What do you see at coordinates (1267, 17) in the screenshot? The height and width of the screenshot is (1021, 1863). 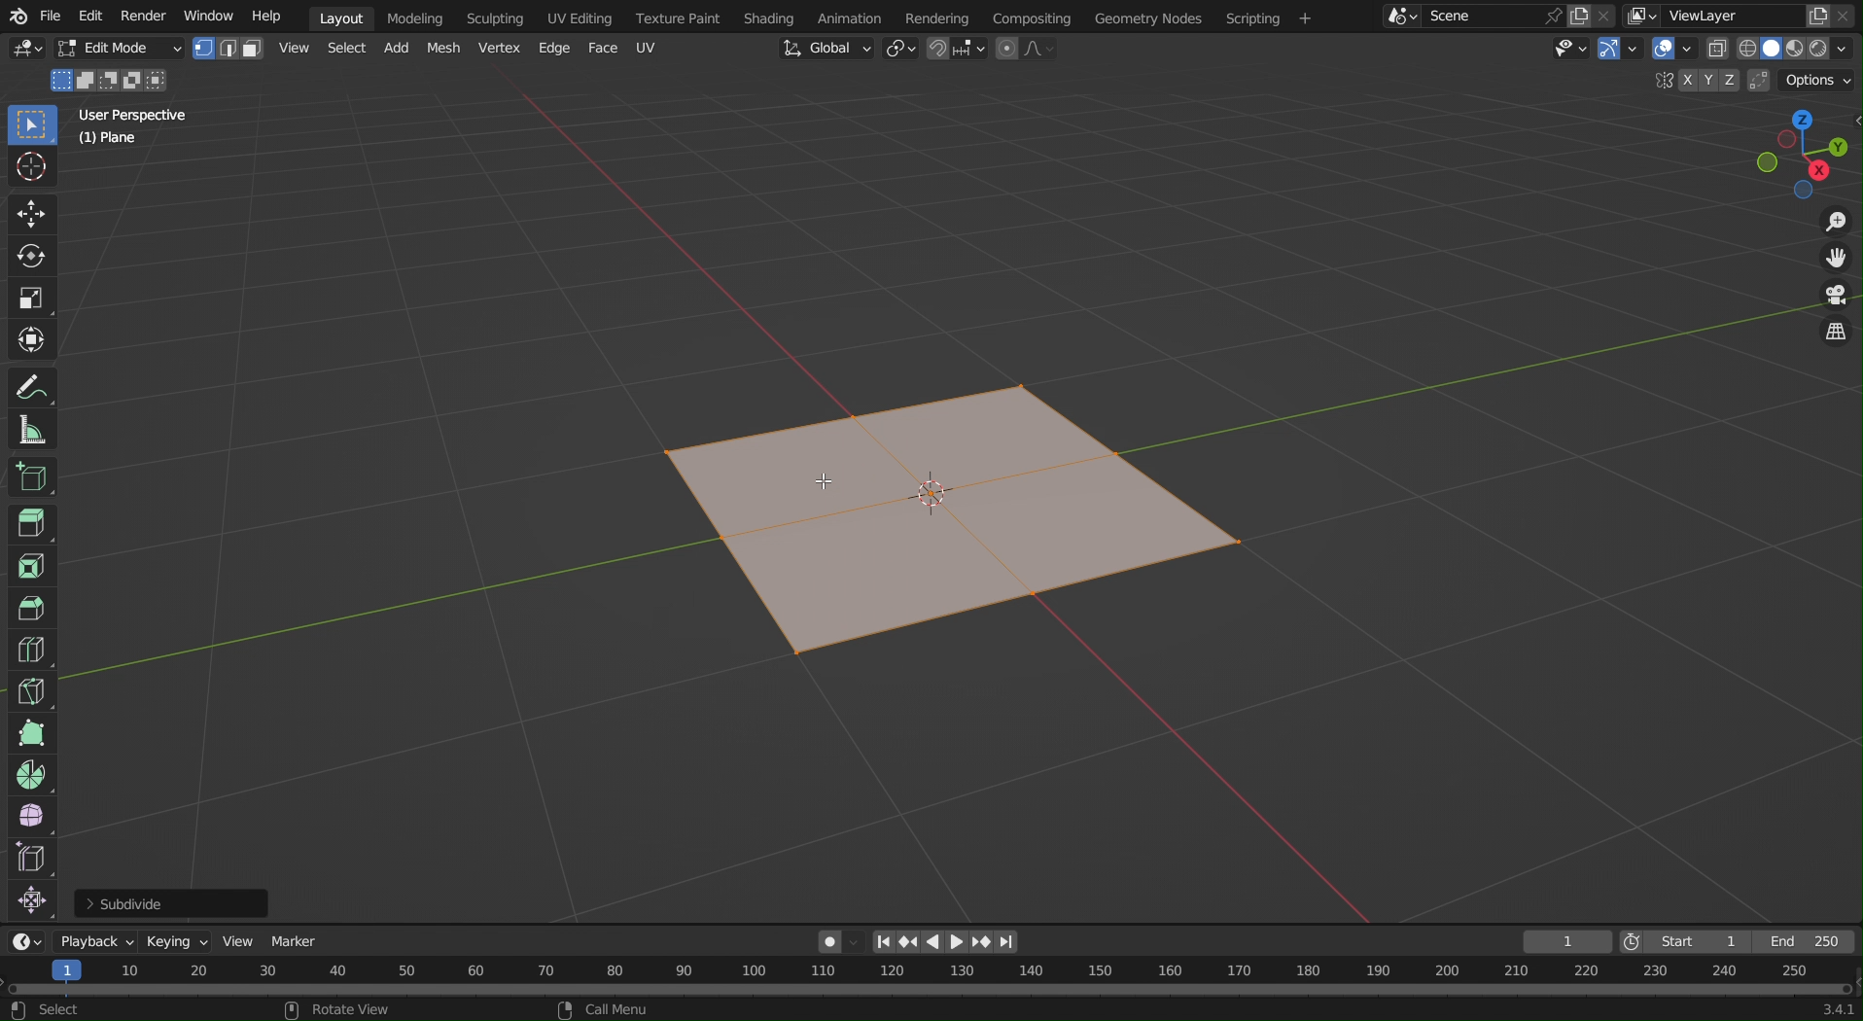 I see `Scripting` at bounding box center [1267, 17].